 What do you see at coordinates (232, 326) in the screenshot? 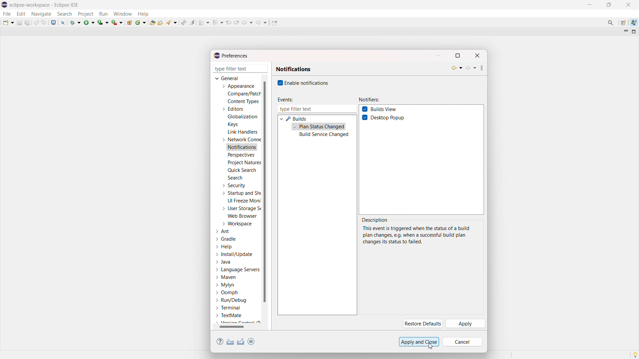
I see `horizontal scrollbar` at bounding box center [232, 326].